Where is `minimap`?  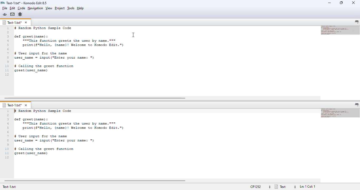 minimap is located at coordinates (340, 113).